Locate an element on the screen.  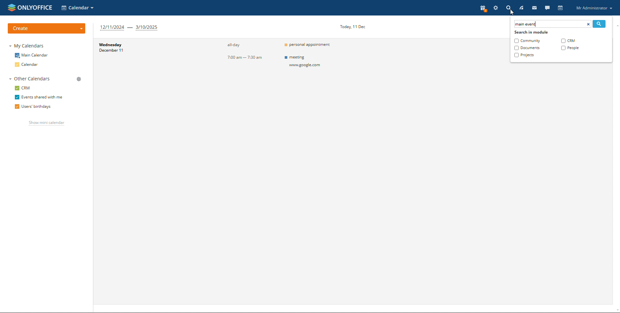
delete search is located at coordinates (588, 24).